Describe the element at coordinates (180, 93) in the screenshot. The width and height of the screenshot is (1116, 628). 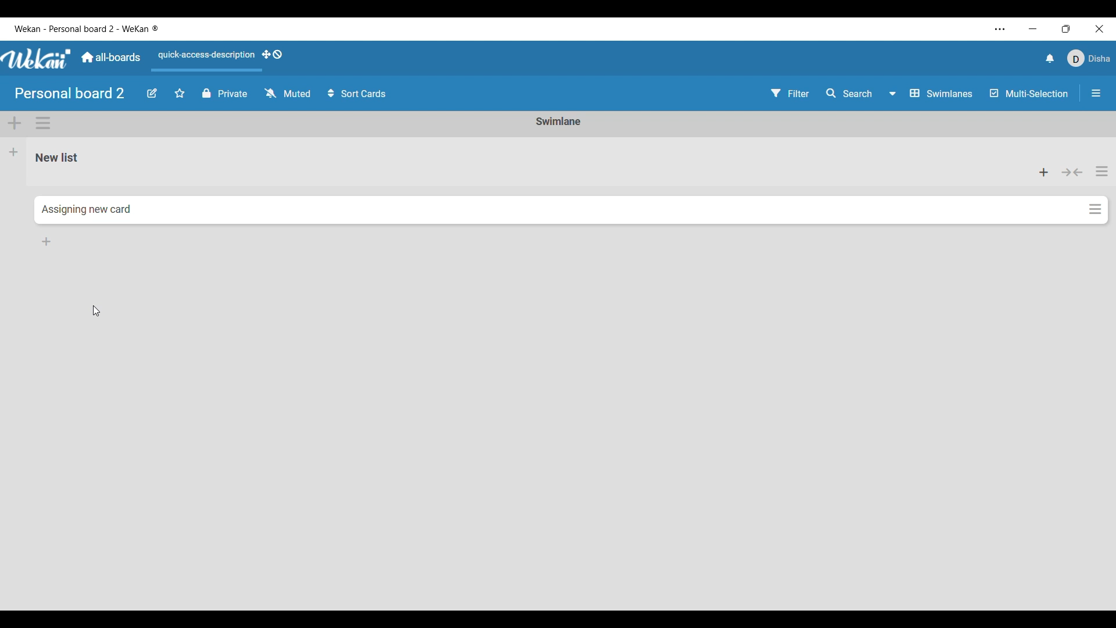
I see `Star board` at that location.